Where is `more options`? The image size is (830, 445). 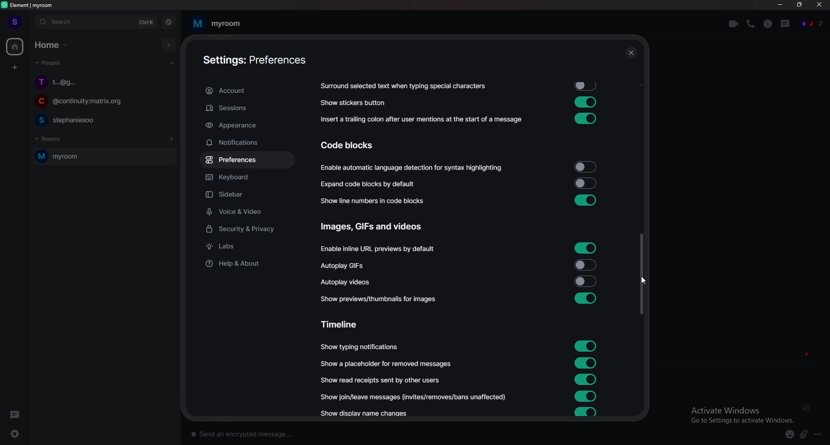 more options is located at coordinates (820, 435).